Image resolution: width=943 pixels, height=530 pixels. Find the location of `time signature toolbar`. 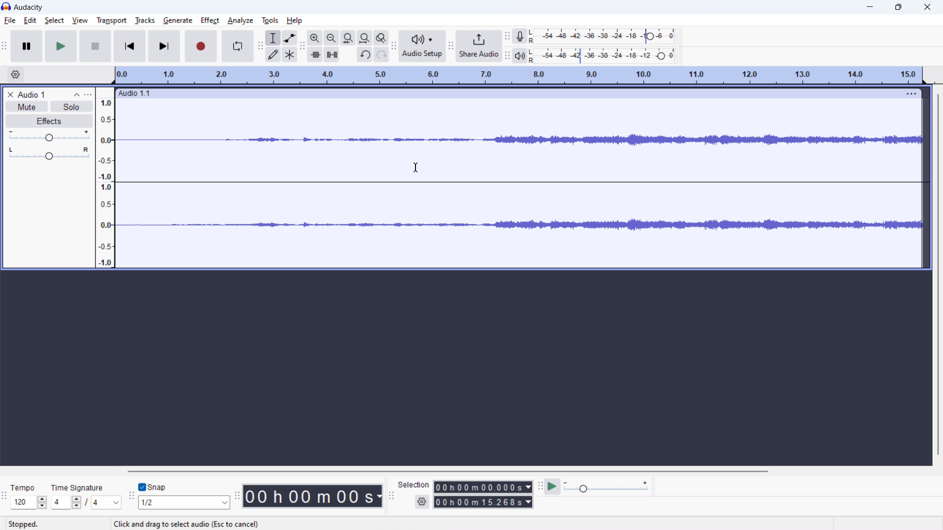

time signature toolbar is located at coordinates (4, 496).